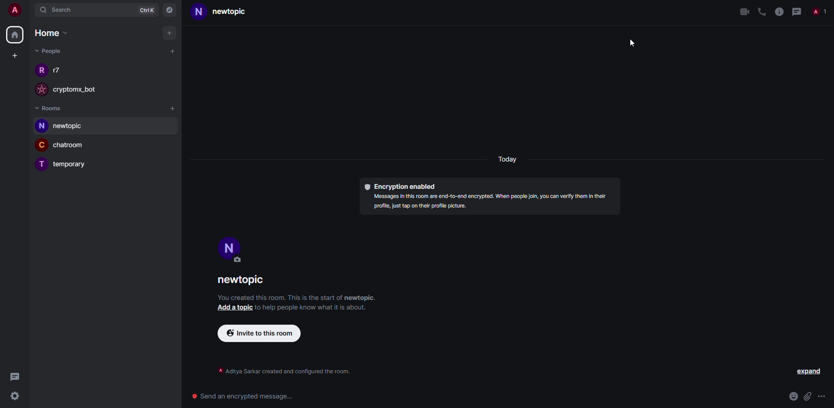 This screenshot has height=408, width=834. What do you see at coordinates (231, 246) in the screenshot?
I see `profile` at bounding box center [231, 246].